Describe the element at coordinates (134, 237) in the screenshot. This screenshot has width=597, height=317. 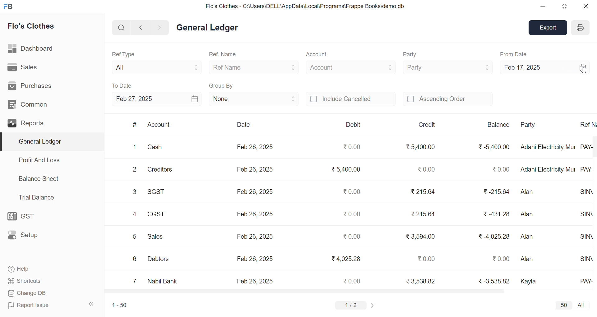
I see `5` at that location.